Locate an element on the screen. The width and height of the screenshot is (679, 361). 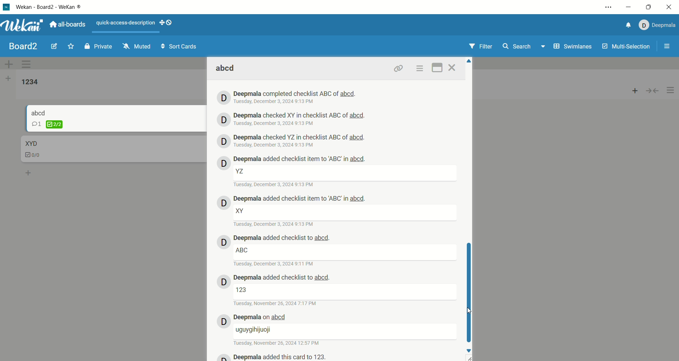
date and time is located at coordinates (275, 224).